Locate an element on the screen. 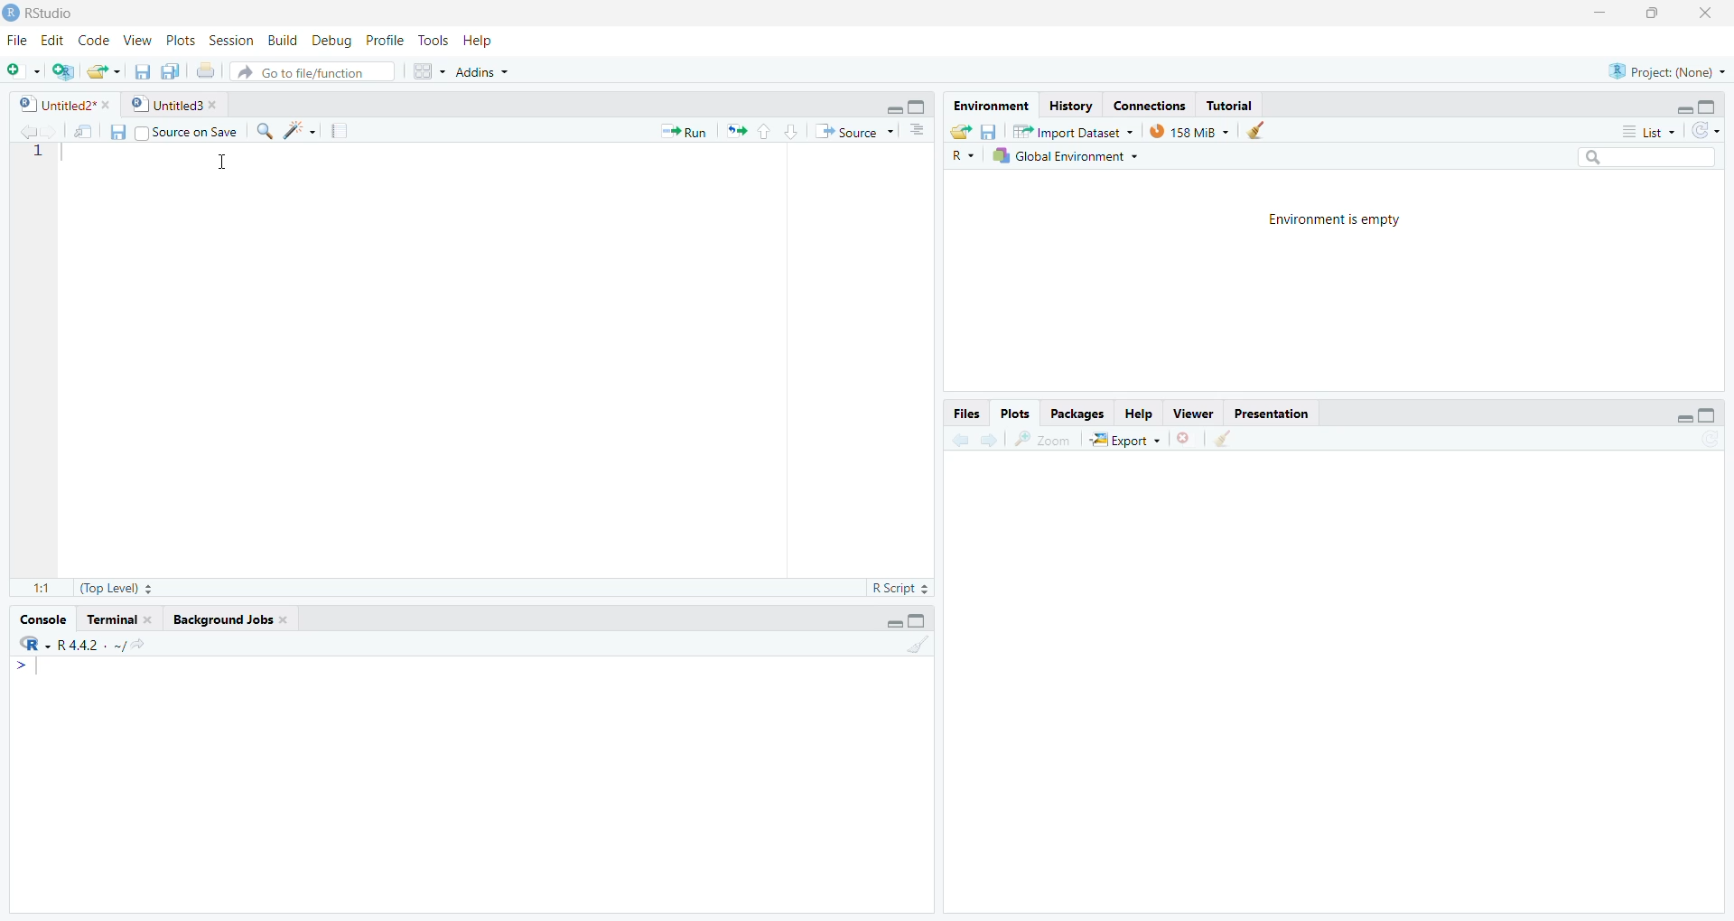  Global Environment is located at coordinates (1065, 154).